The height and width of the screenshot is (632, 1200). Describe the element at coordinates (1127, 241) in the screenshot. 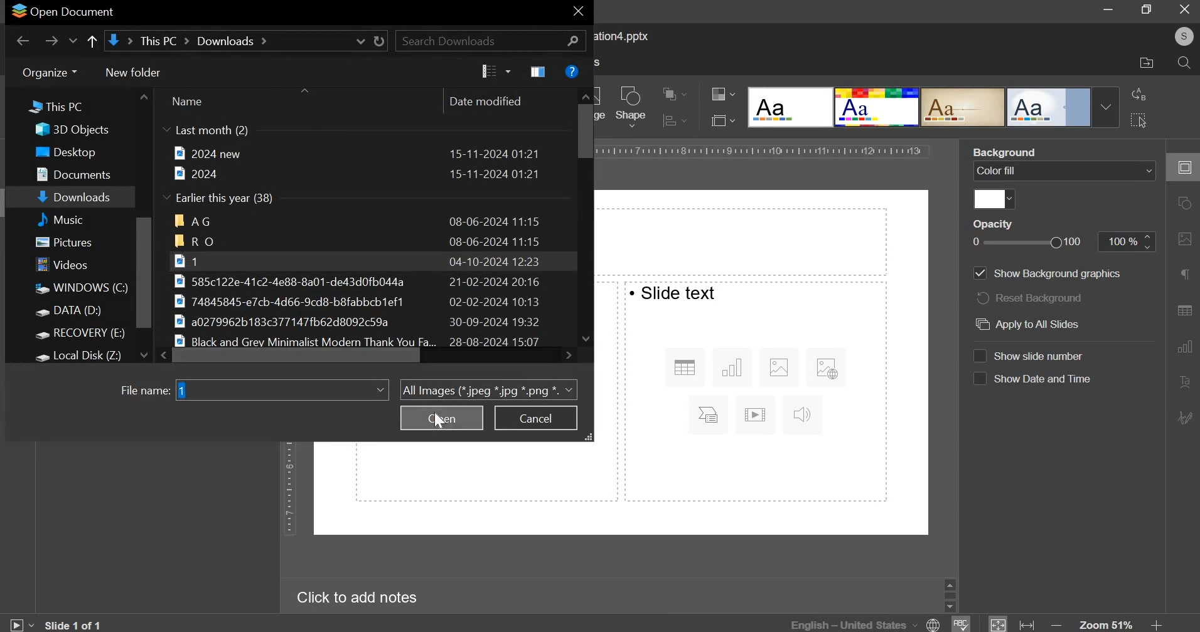

I see `opacity ` at that location.